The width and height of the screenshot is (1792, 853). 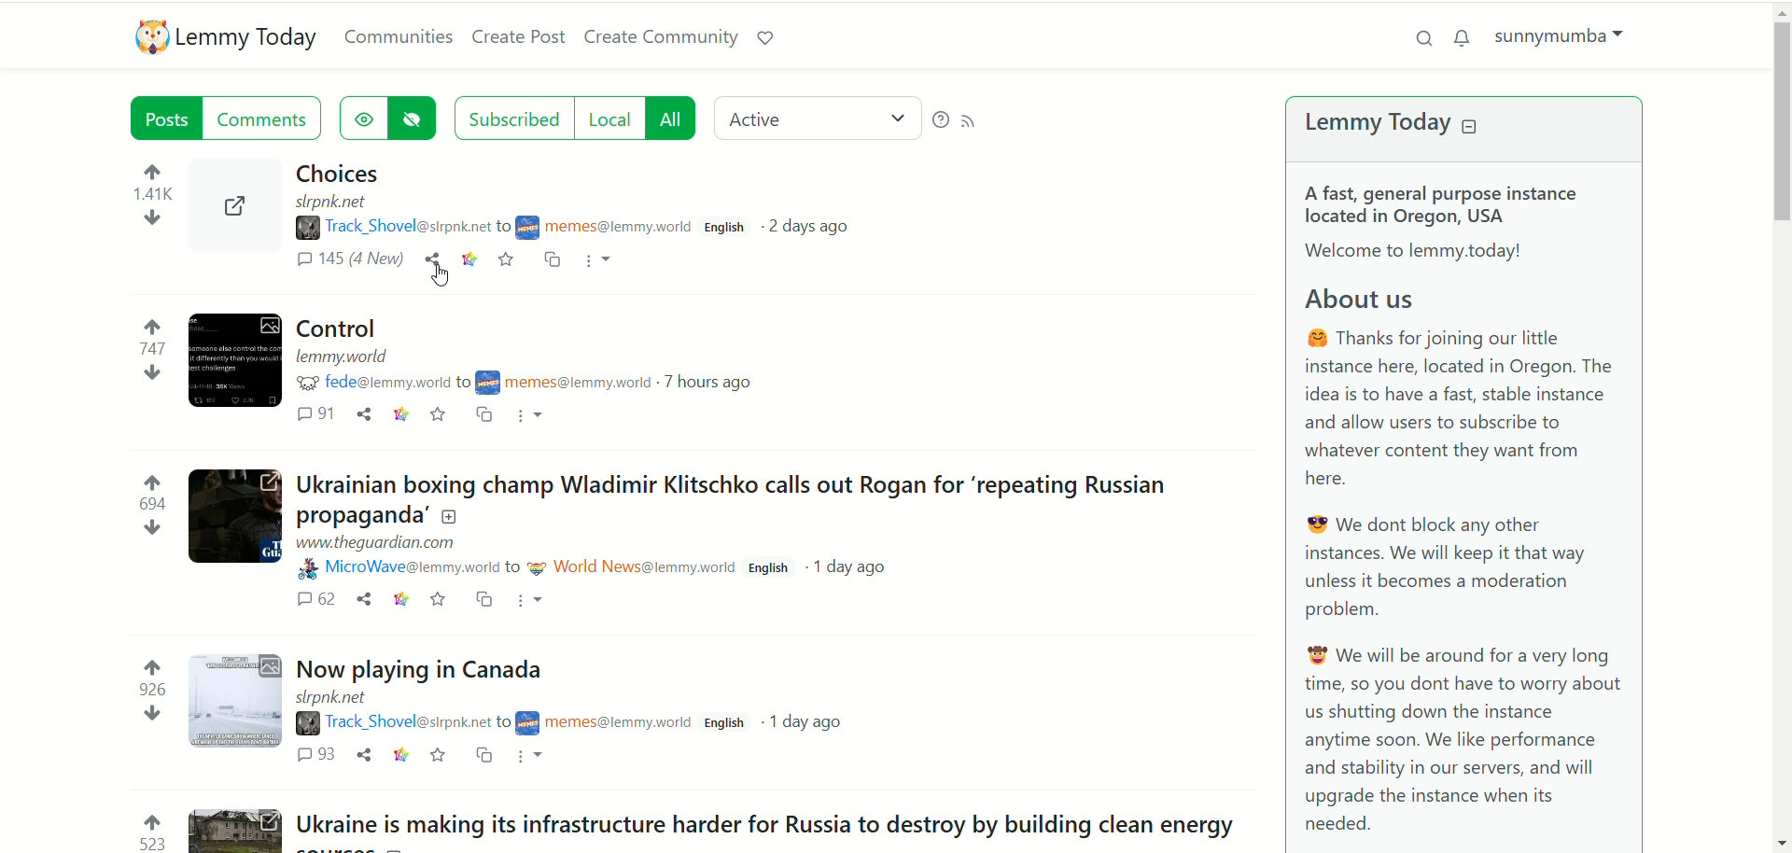 I want to click on URL, so click(x=334, y=201).